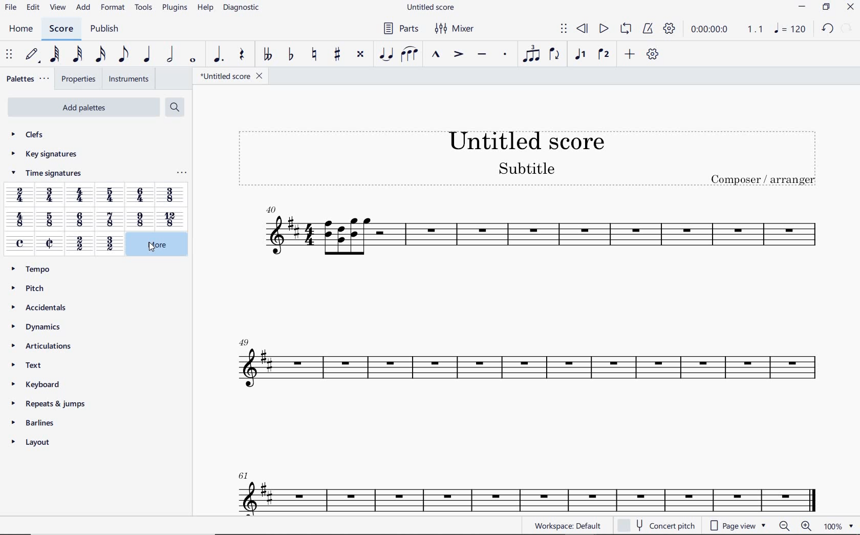 The image size is (860, 535). What do you see at coordinates (802, 7) in the screenshot?
I see `MINIMIZE` at bounding box center [802, 7].